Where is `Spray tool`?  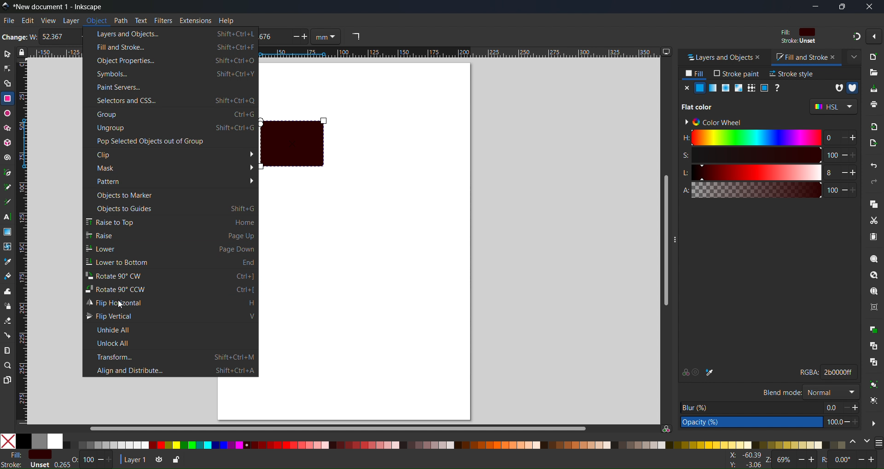 Spray tool is located at coordinates (8, 306).